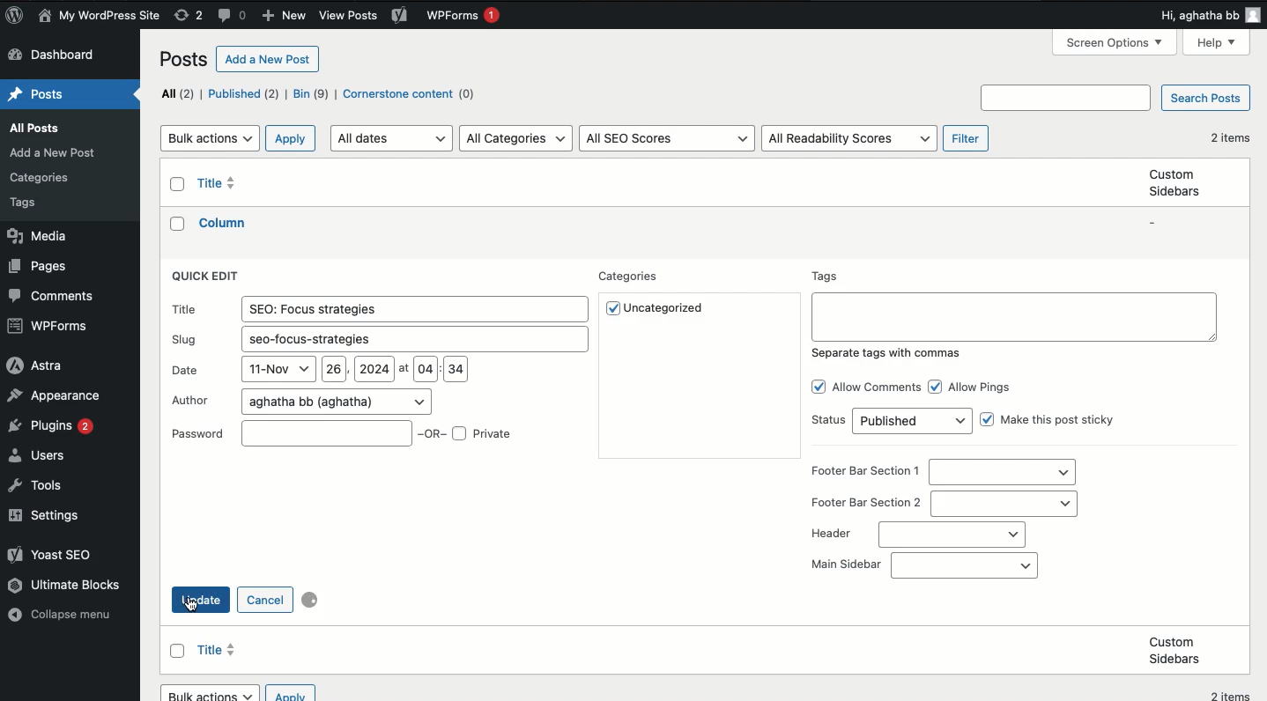  Describe the element at coordinates (101, 17) in the screenshot. I see `Name` at that location.